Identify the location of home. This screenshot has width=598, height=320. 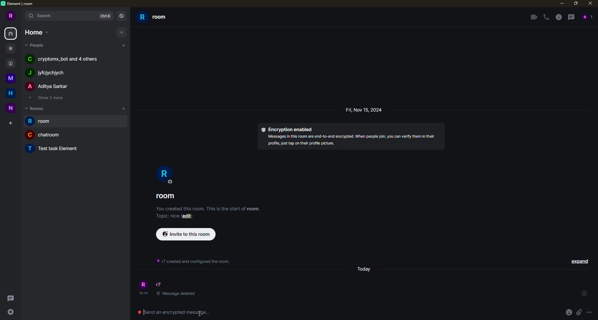
(36, 32).